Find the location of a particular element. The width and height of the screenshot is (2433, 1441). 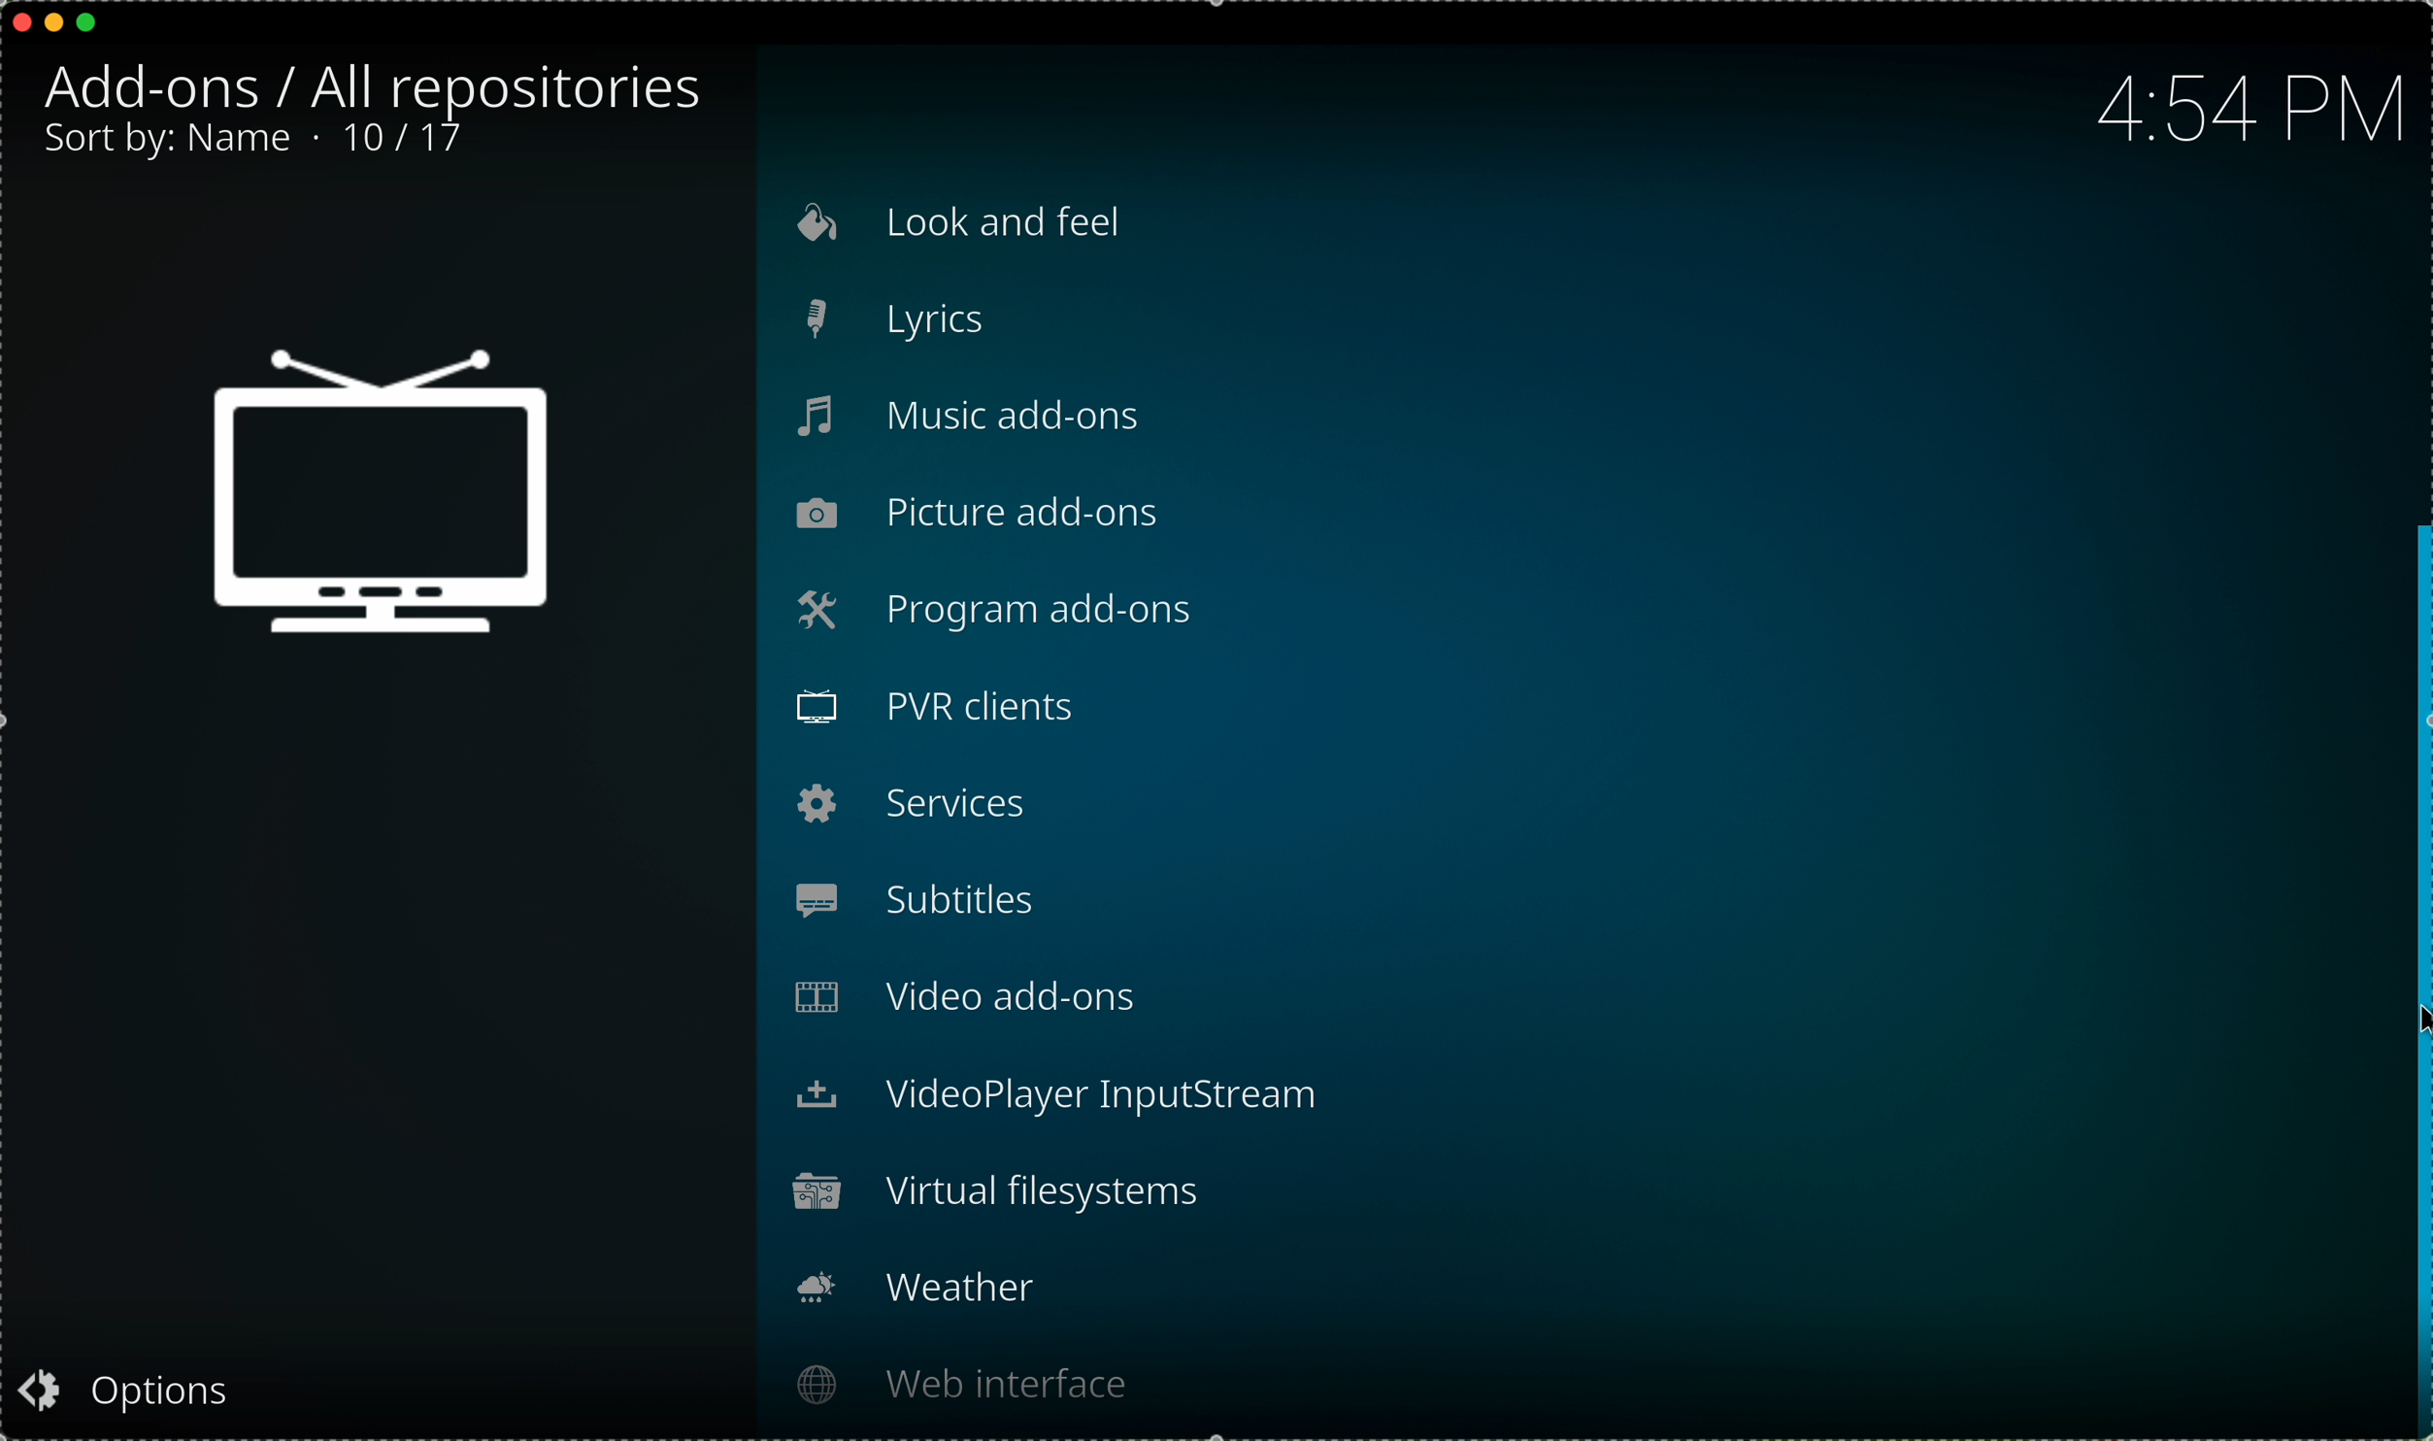

videoplayer input stream is located at coordinates (1067, 1096).